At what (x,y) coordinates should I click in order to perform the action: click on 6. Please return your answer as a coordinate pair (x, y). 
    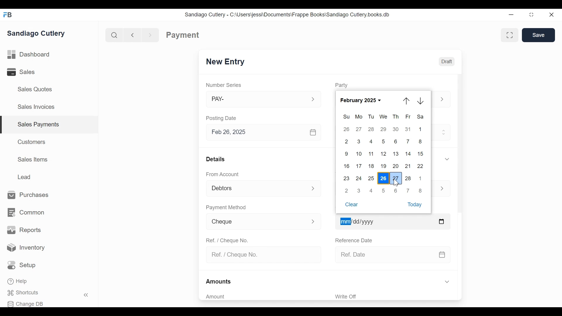
    Looking at the image, I should click on (396, 190).